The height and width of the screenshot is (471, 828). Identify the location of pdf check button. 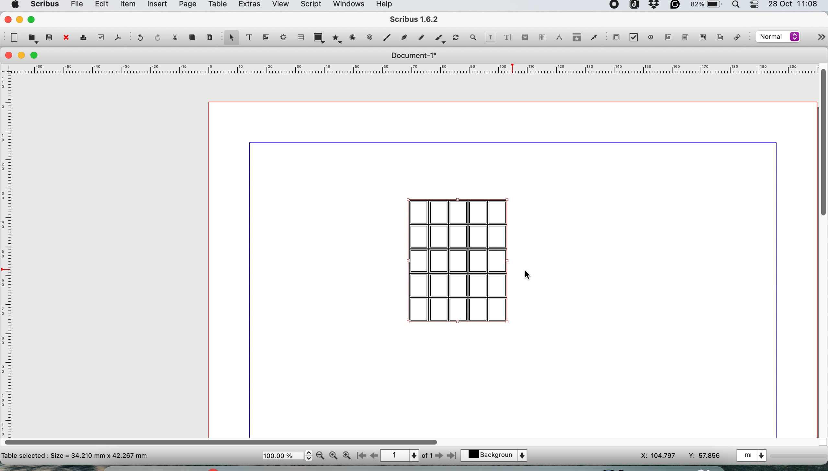
(636, 38).